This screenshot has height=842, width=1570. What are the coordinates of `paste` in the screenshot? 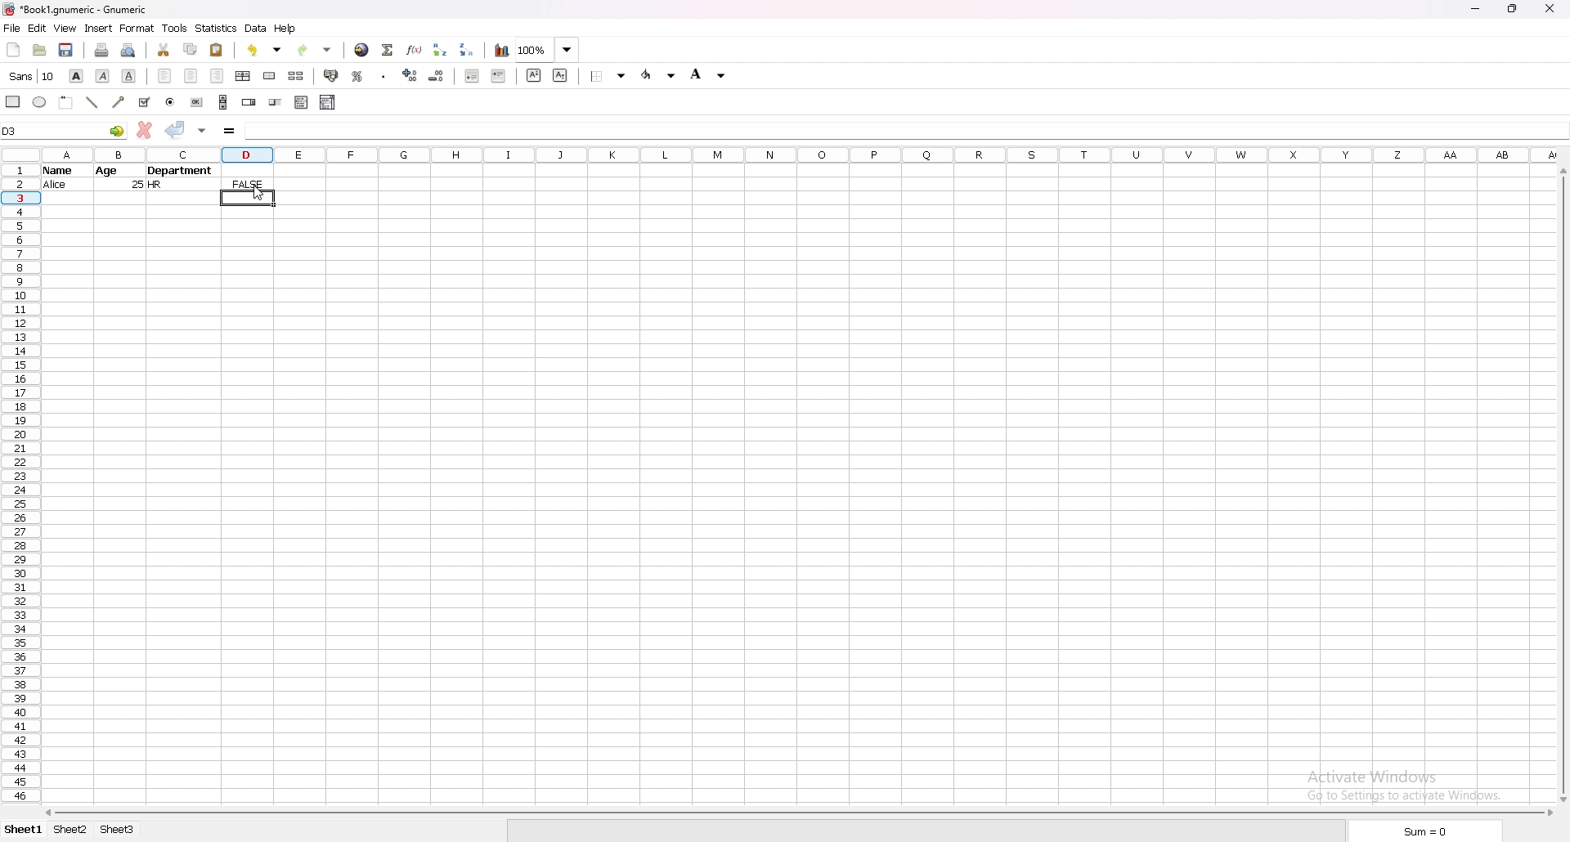 It's located at (218, 50).